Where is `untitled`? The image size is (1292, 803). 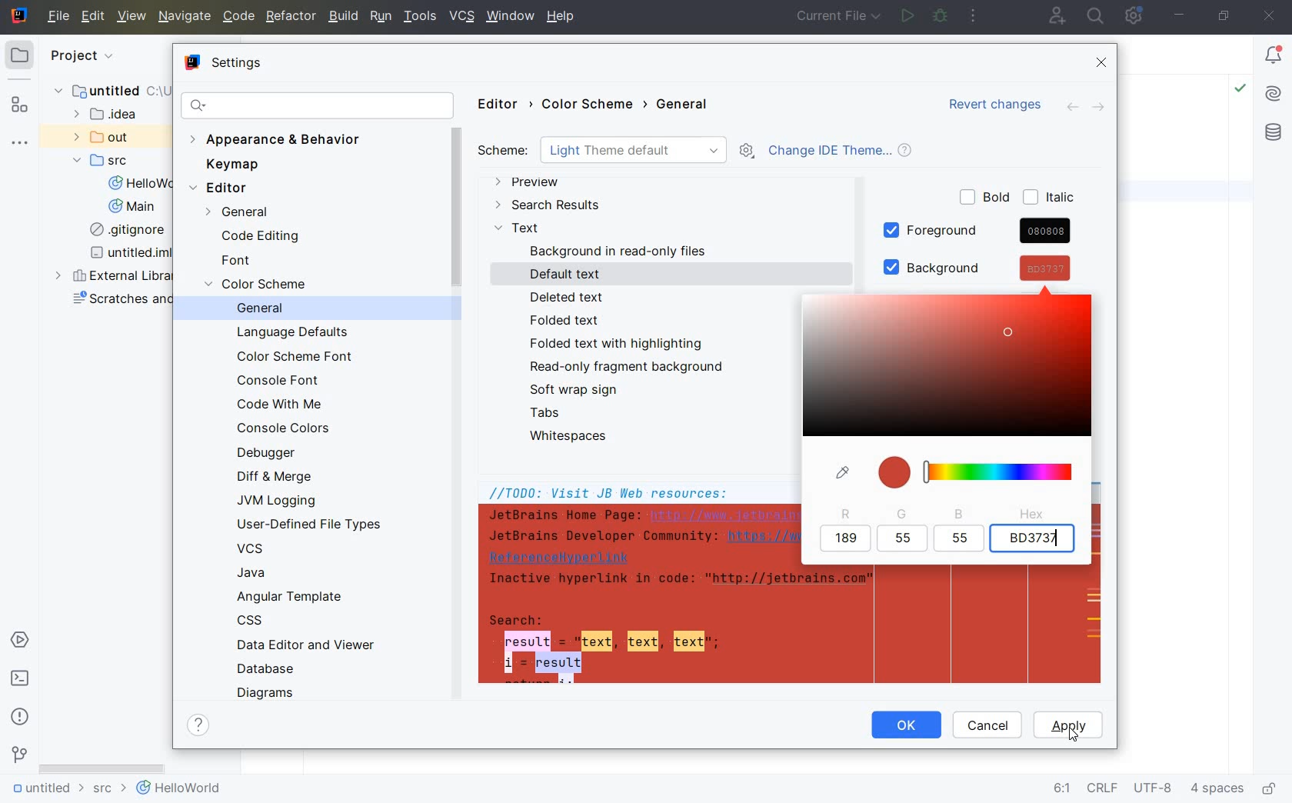
untitled is located at coordinates (107, 93).